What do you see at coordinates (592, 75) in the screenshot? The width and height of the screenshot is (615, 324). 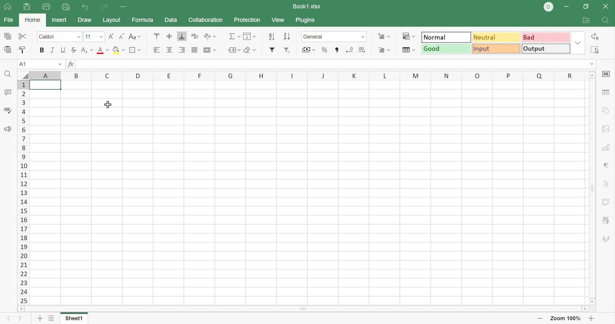 I see `Scroll up` at bounding box center [592, 75].